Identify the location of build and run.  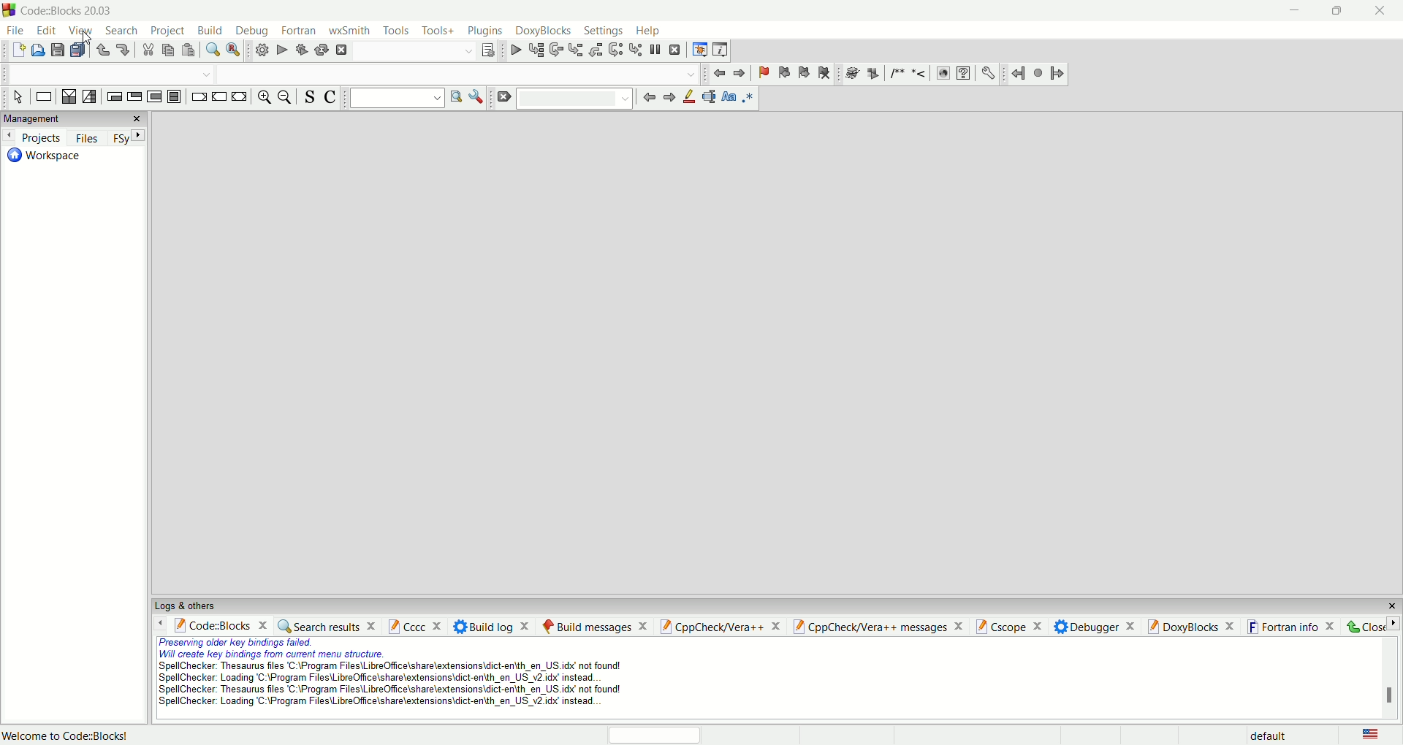
(322, 50).